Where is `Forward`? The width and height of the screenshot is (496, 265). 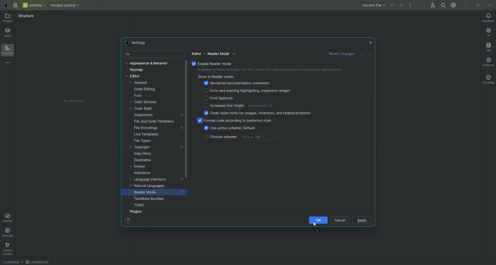 Forward is located at coordinates (371, 55).